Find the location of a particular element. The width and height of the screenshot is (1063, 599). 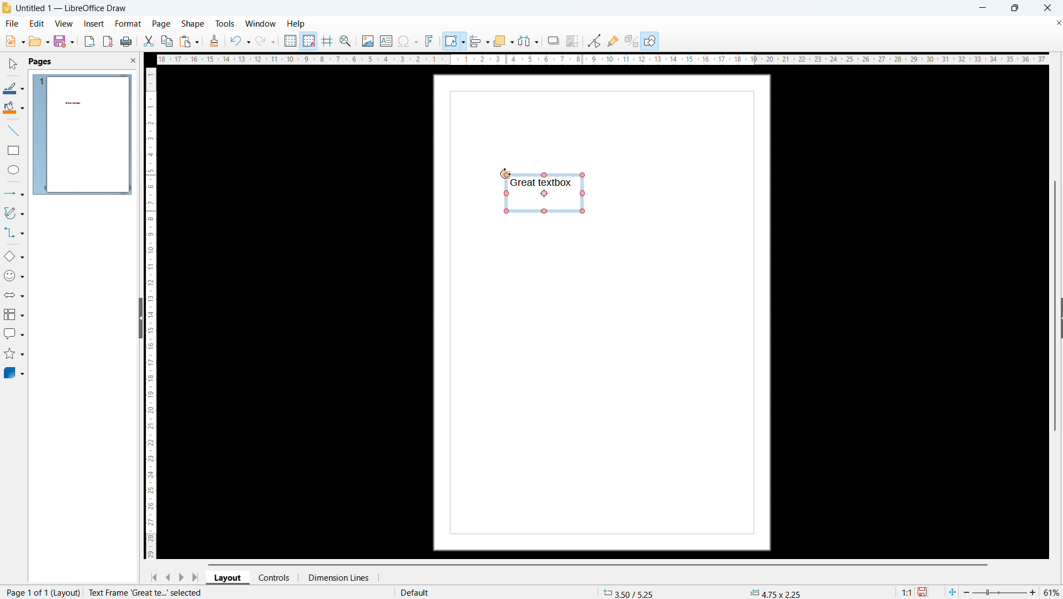

insert symbols is located at coordinates (408, 41).